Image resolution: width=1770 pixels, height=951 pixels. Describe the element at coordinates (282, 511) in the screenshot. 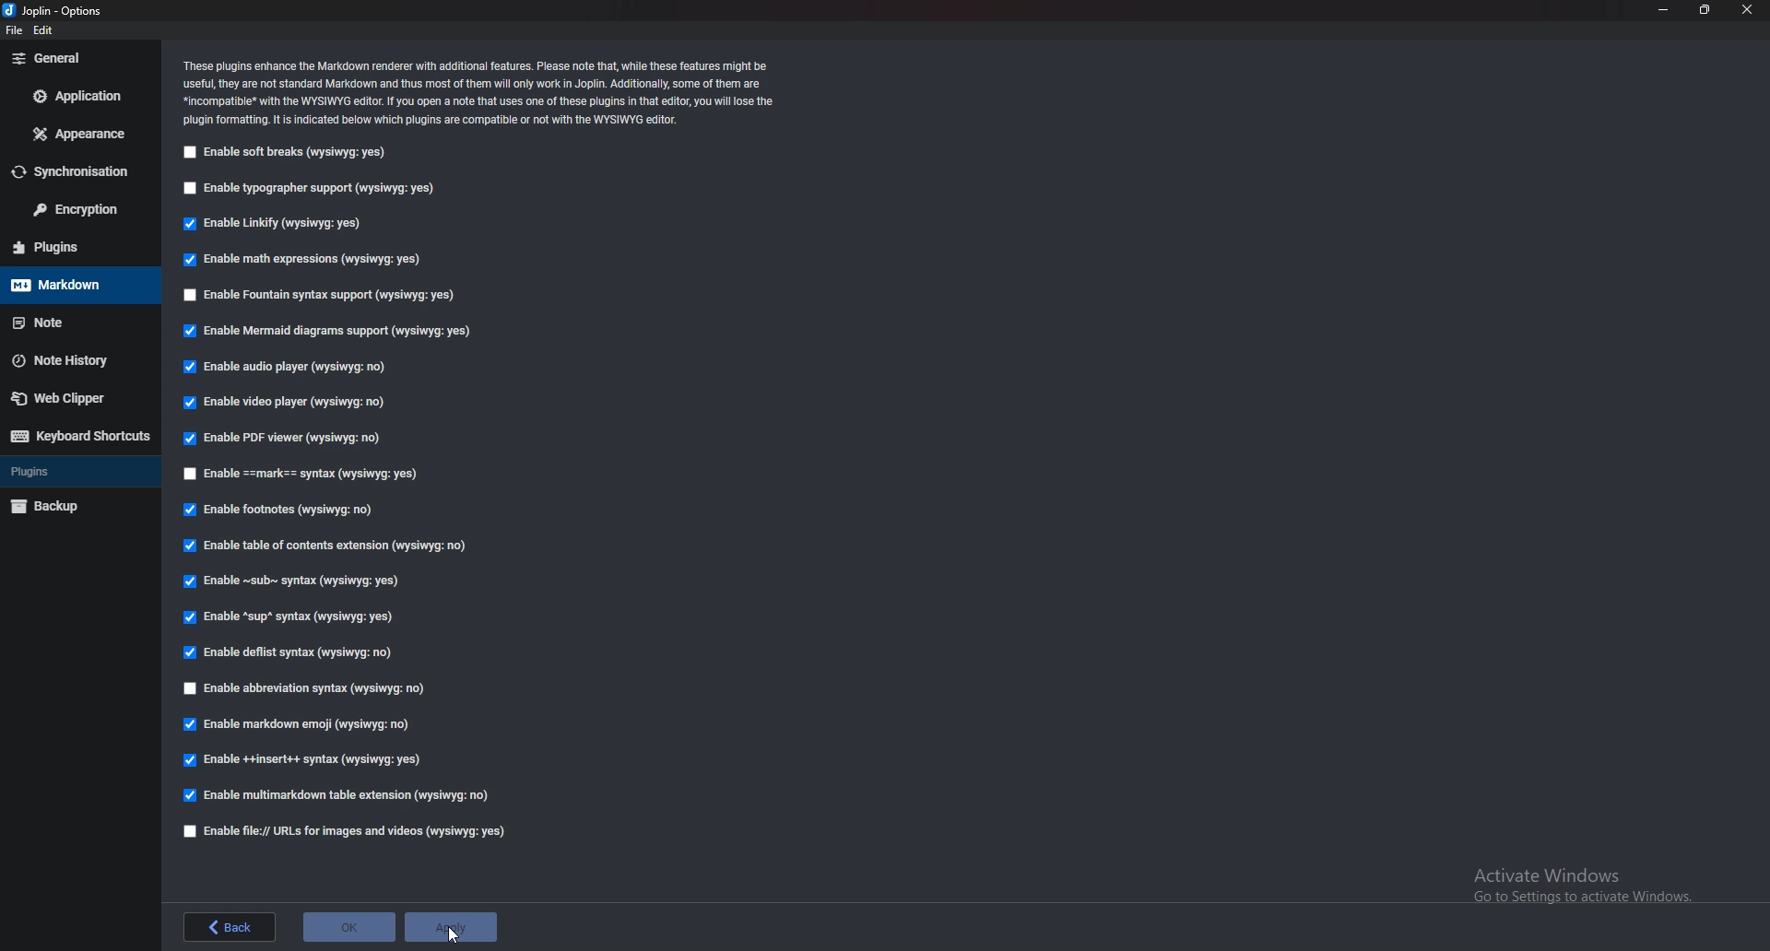

I see `enable footnotes` at that location.